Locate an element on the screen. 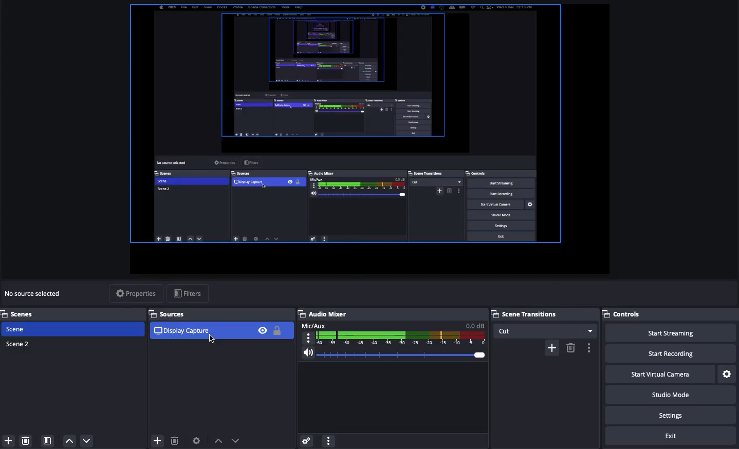 This screenshot has width=739, height=449. add is located at coordinates (551, 348).